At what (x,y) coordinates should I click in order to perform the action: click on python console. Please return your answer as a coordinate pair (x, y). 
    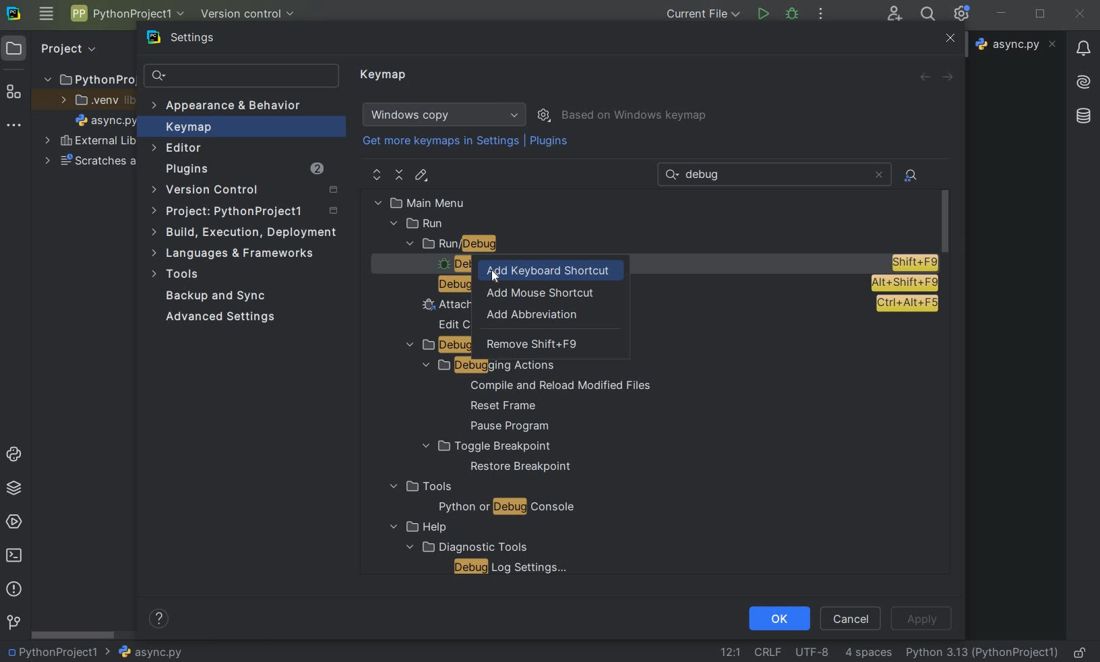
    Looking at the image, I should click on (16, 455).